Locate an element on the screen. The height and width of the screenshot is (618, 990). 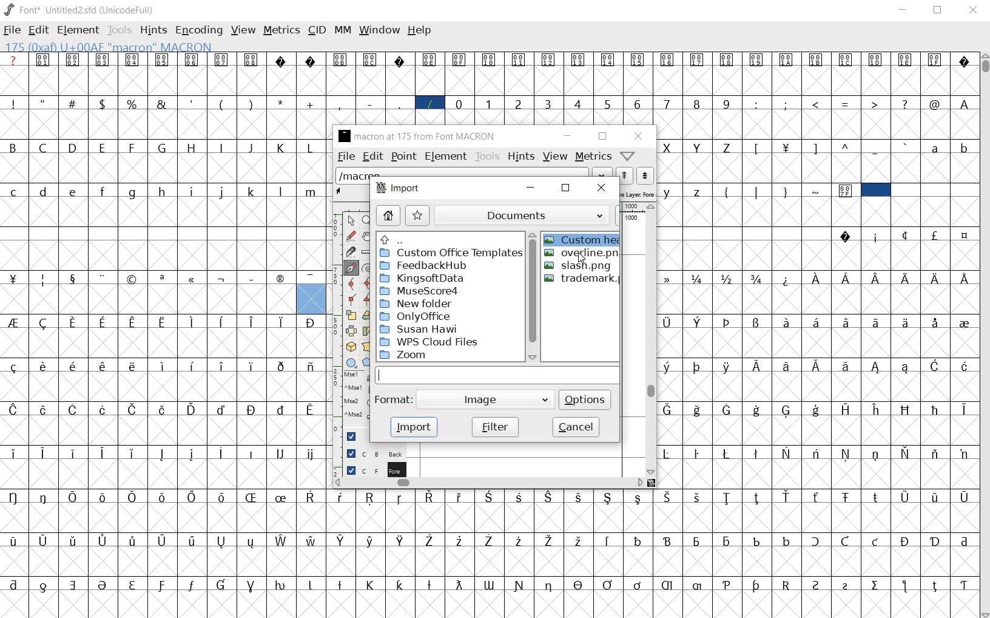
" is located at coordinates (44, 104).